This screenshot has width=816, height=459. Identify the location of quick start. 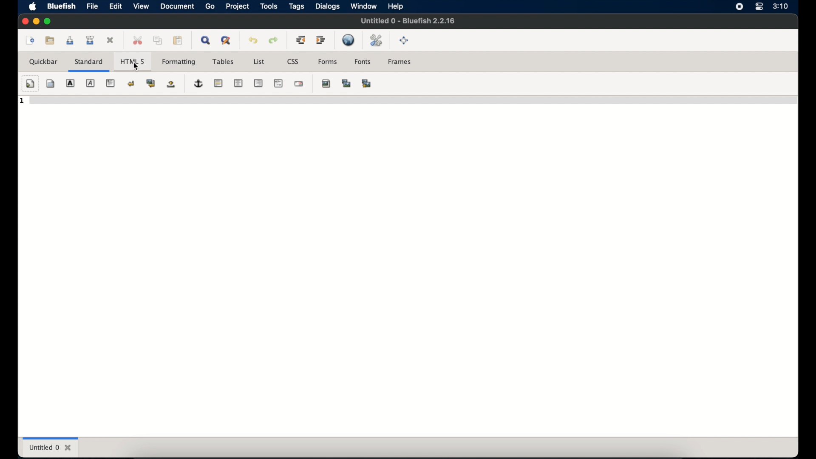
(30, 84).